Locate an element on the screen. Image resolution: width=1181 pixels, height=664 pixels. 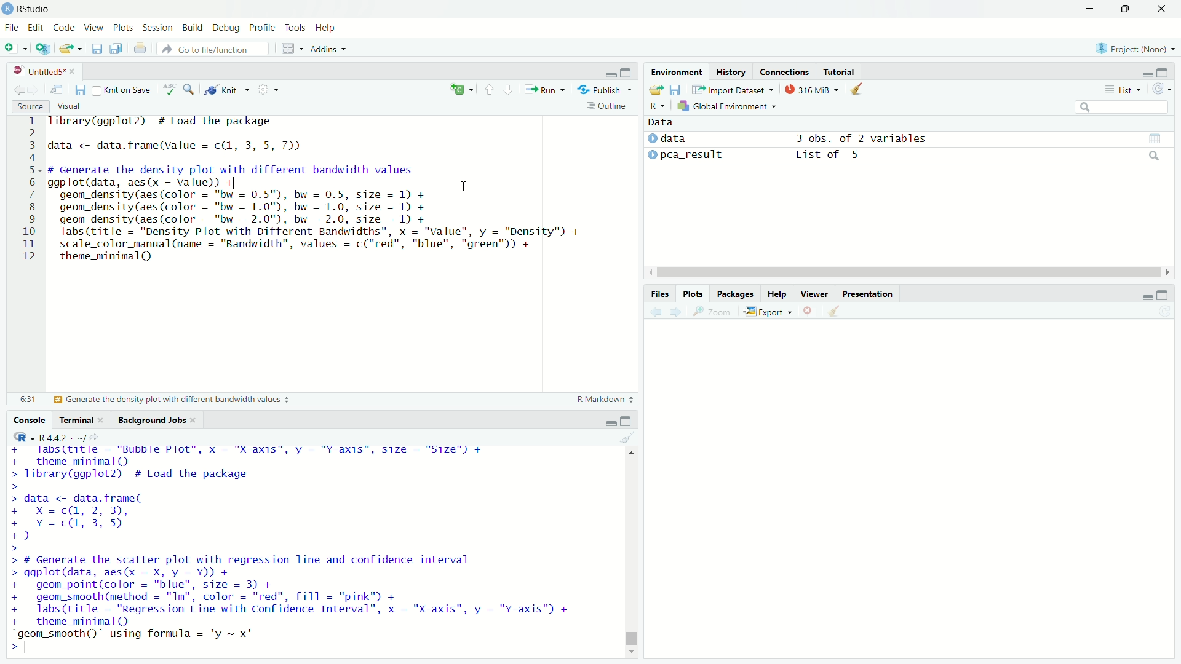
Tools is located at coordinates (295, 26).